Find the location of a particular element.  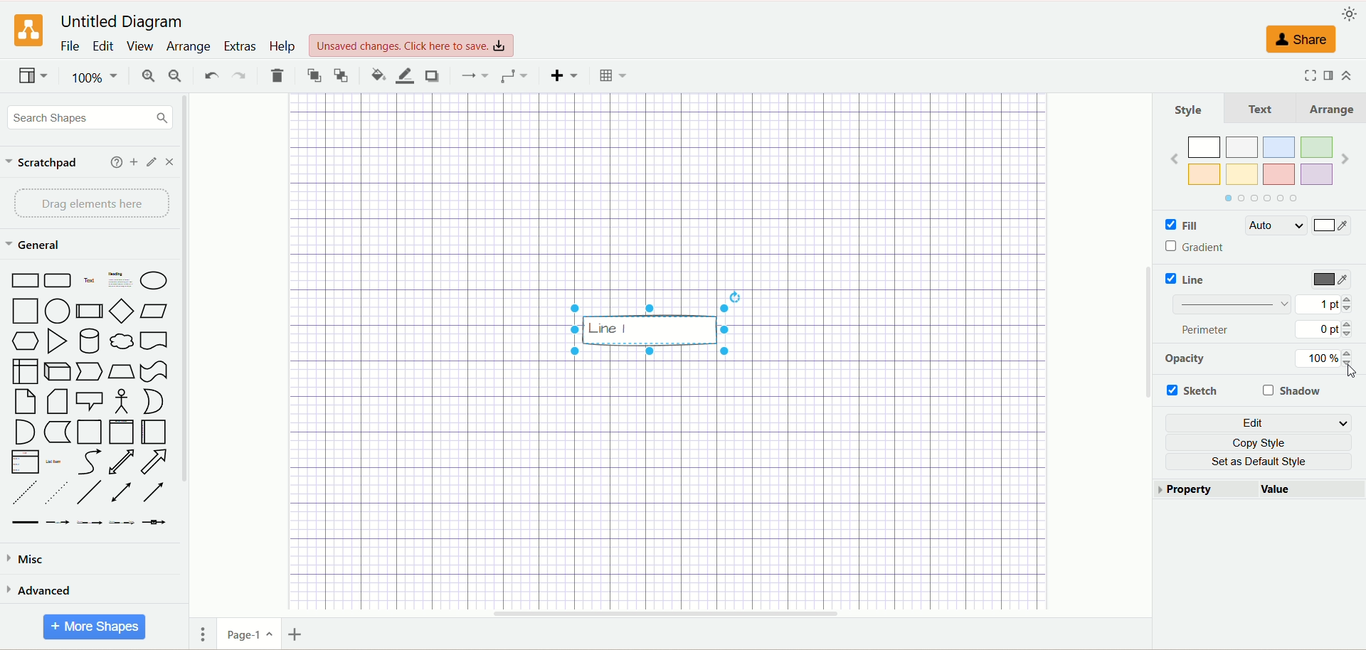

Container is located at coordinates (90, 432).